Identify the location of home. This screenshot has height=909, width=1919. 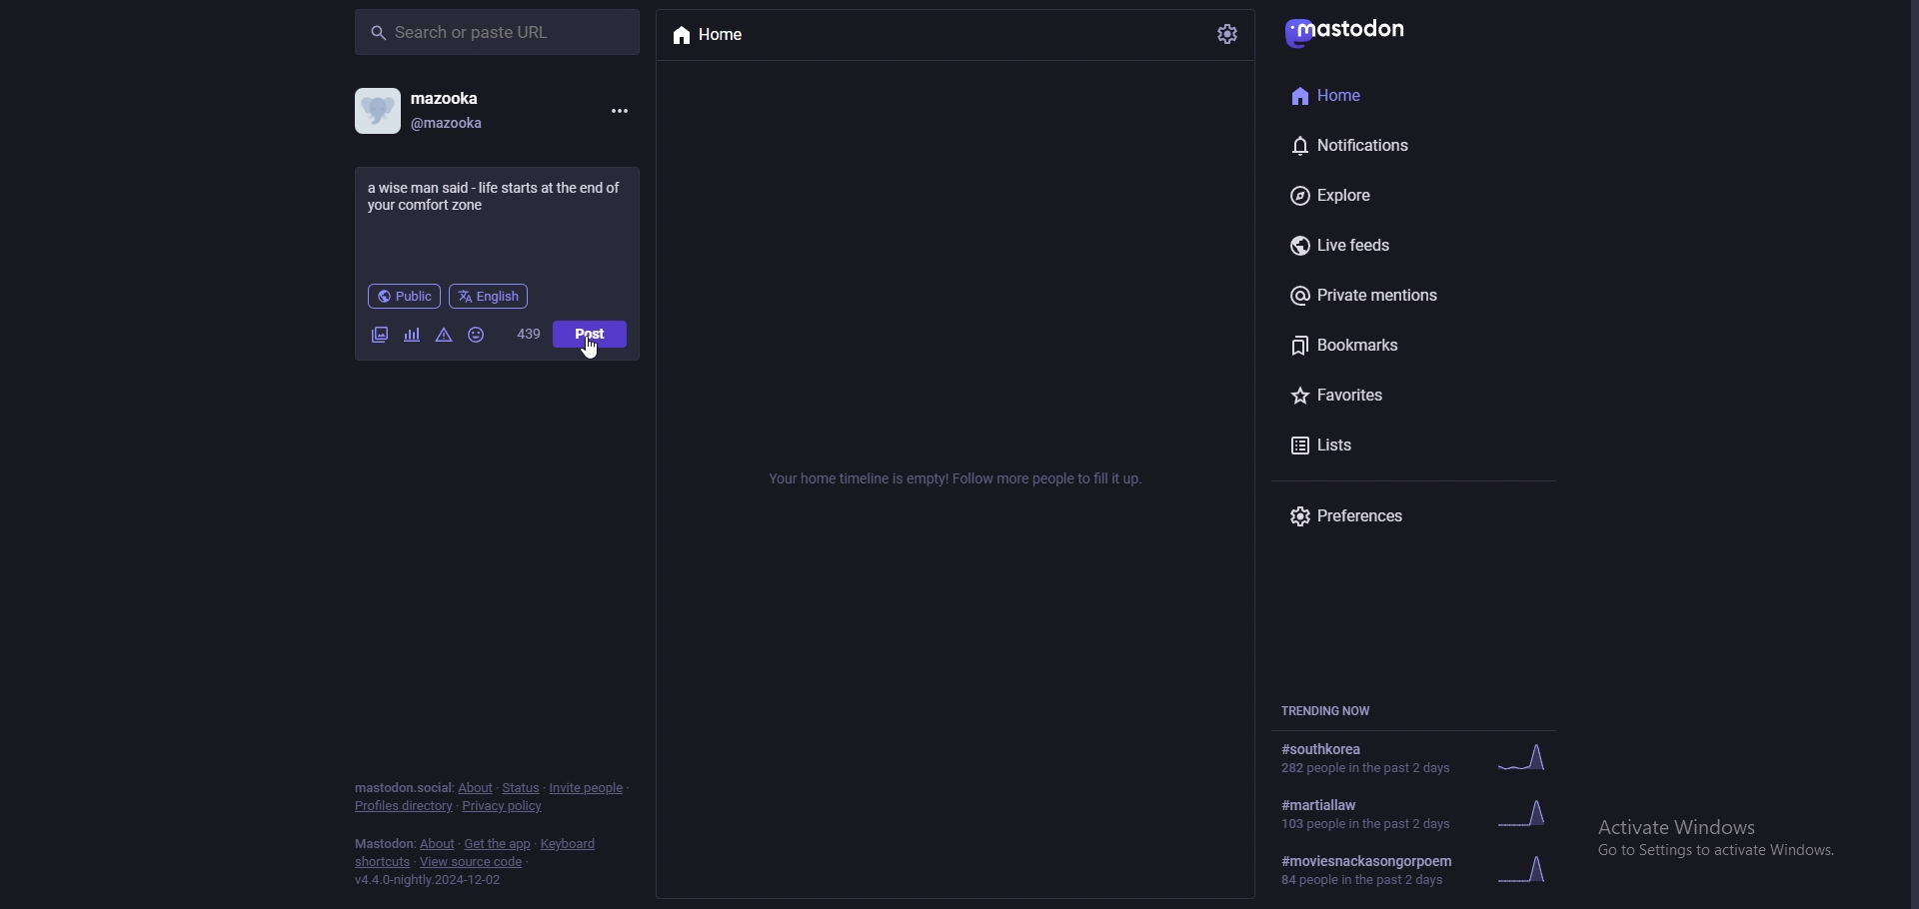
(1373, 95).